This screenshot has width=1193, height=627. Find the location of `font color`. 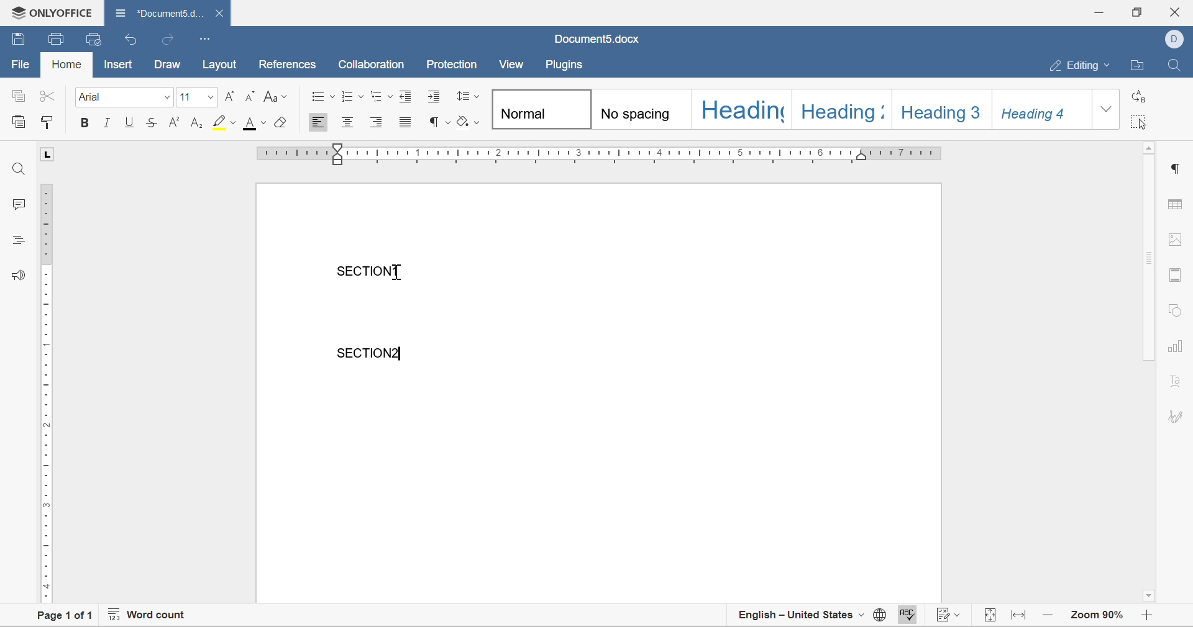

font color is located at coordinates (256, 123).